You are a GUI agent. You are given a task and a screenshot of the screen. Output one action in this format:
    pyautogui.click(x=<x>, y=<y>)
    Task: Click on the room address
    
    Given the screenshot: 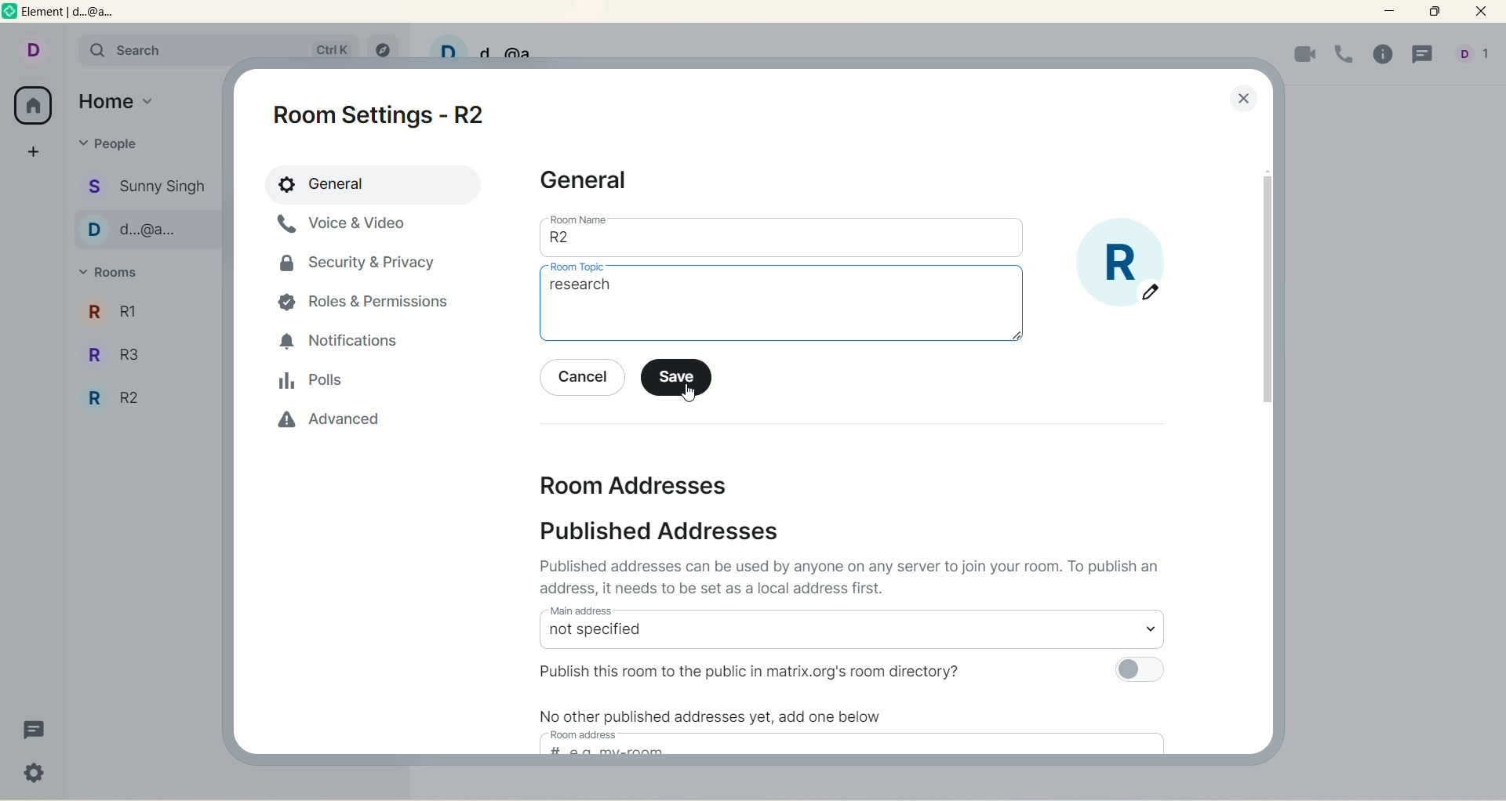 What is the action you would take?
    pyautogui.click(x=642, y=484)
    